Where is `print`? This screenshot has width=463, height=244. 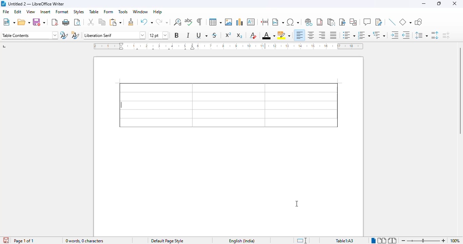 print is located at coordinates (66, 22).